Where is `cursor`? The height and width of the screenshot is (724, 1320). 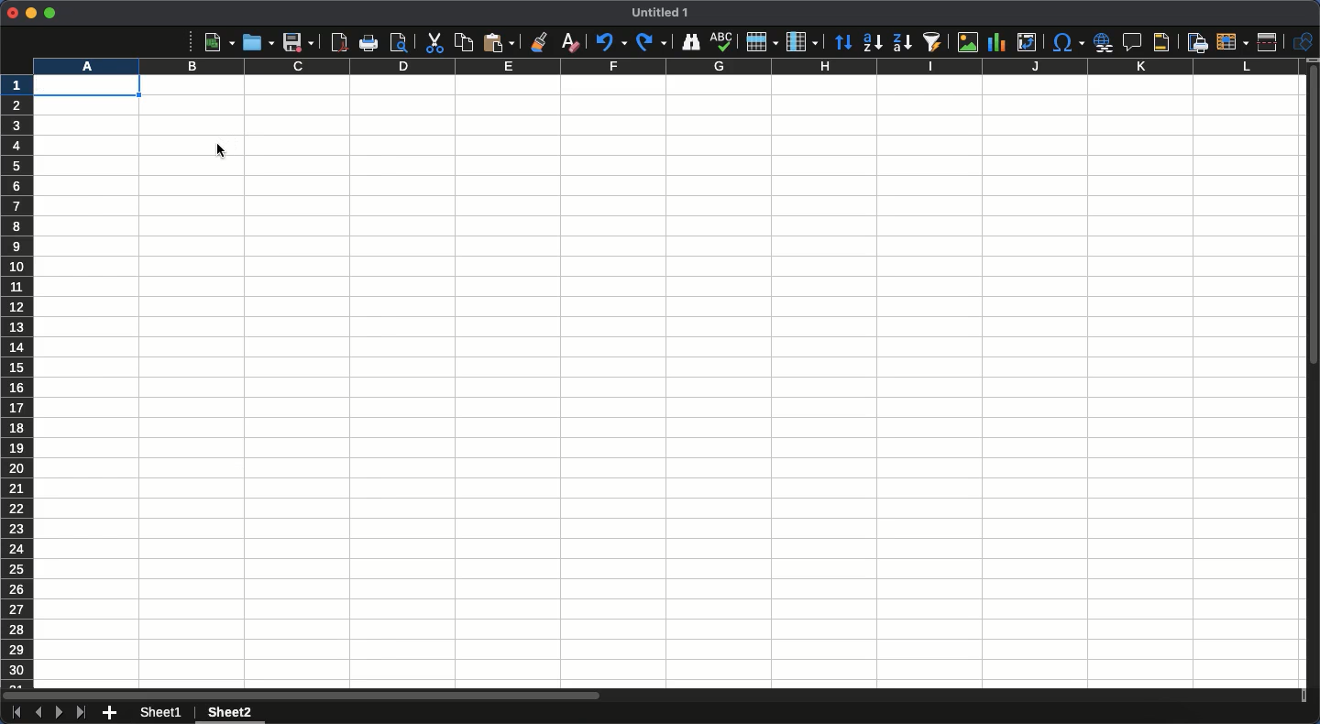 cursor is located at coordinates (218, 151).